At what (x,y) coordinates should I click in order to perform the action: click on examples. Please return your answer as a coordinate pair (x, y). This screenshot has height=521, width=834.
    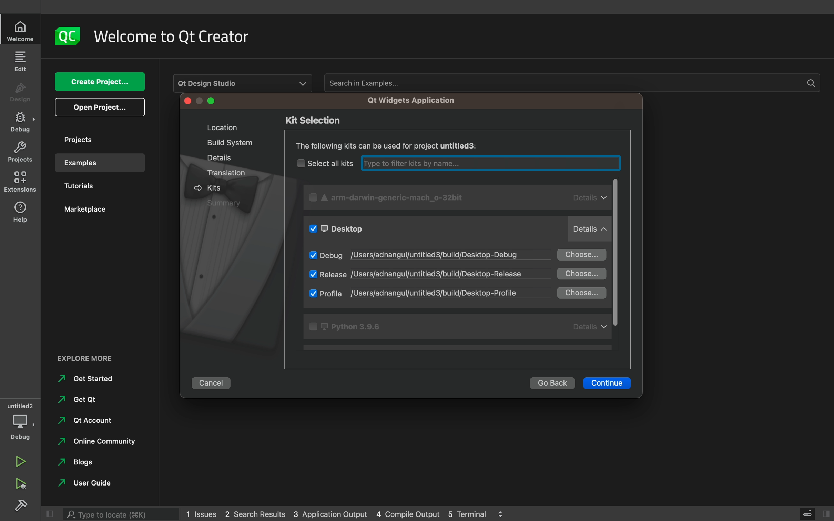
    Looking at the image, I should click on (100, 163).